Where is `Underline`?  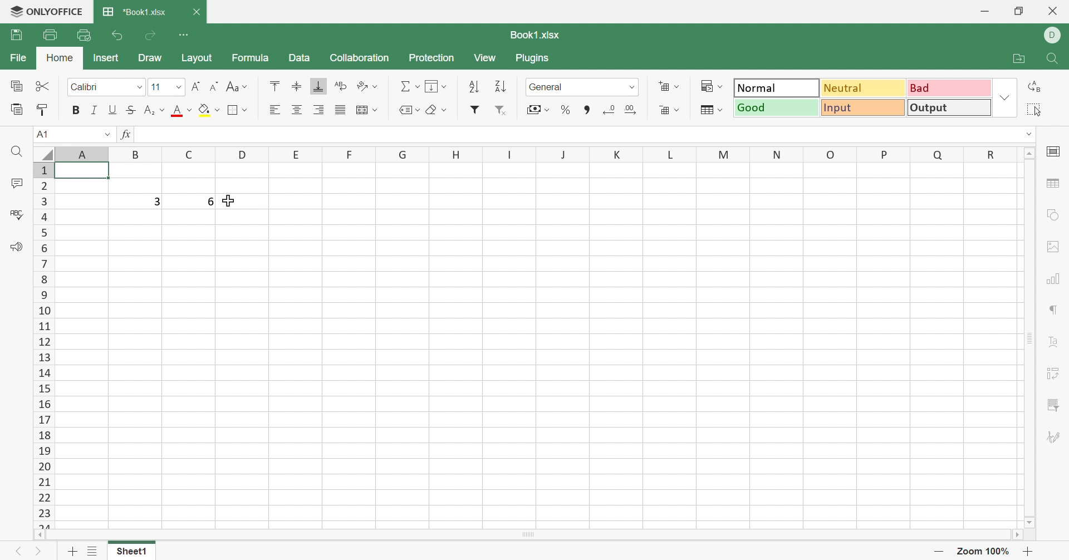
Underline is located at coordinates (113, 111).